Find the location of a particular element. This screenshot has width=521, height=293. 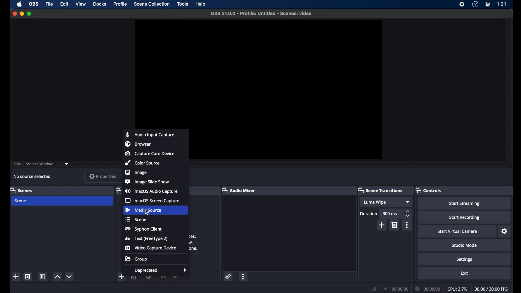

help is located at coordinates (201, 5).